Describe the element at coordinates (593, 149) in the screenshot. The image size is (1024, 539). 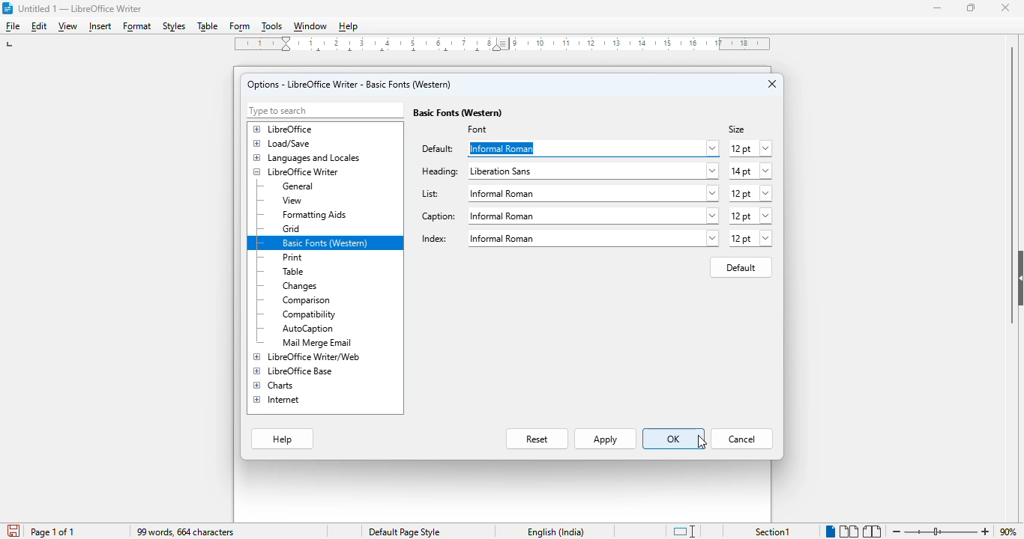
I see `Informal Roman` at that location.